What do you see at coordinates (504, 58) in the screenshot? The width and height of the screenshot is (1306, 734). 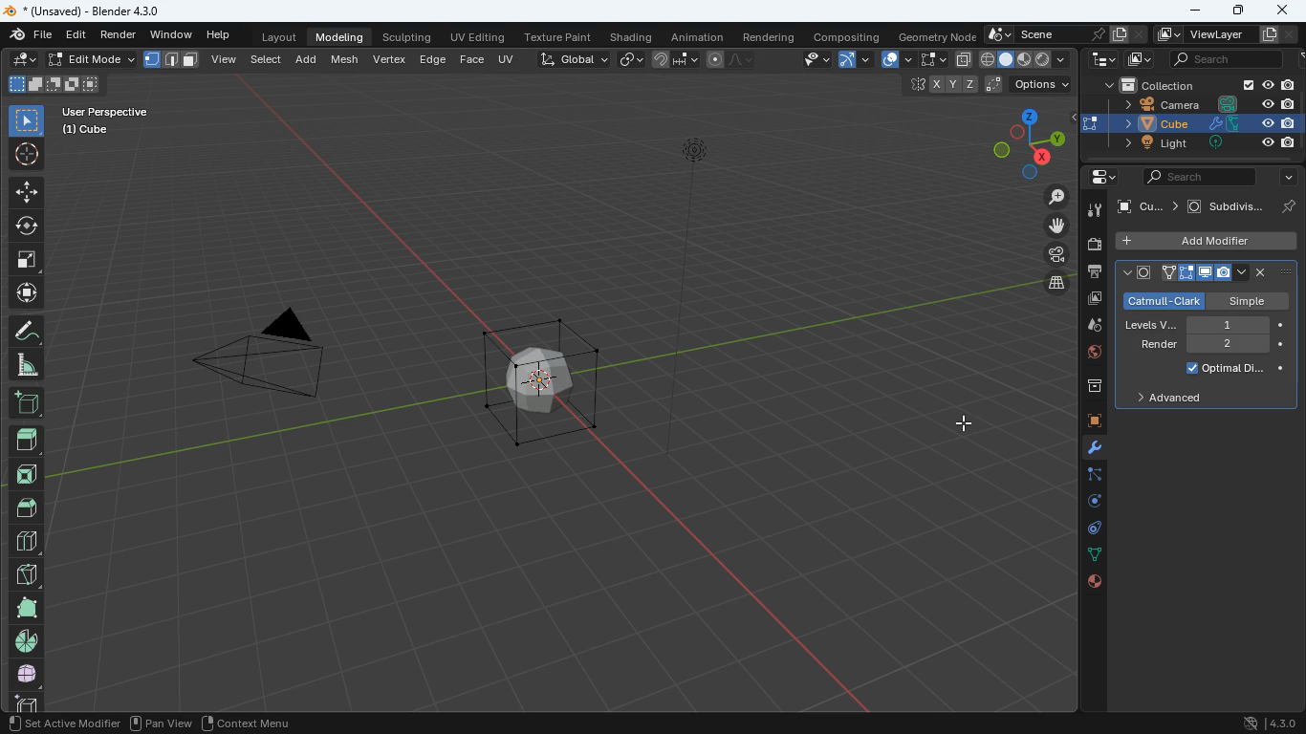 I see `uv` at bounding box center [504, 58].